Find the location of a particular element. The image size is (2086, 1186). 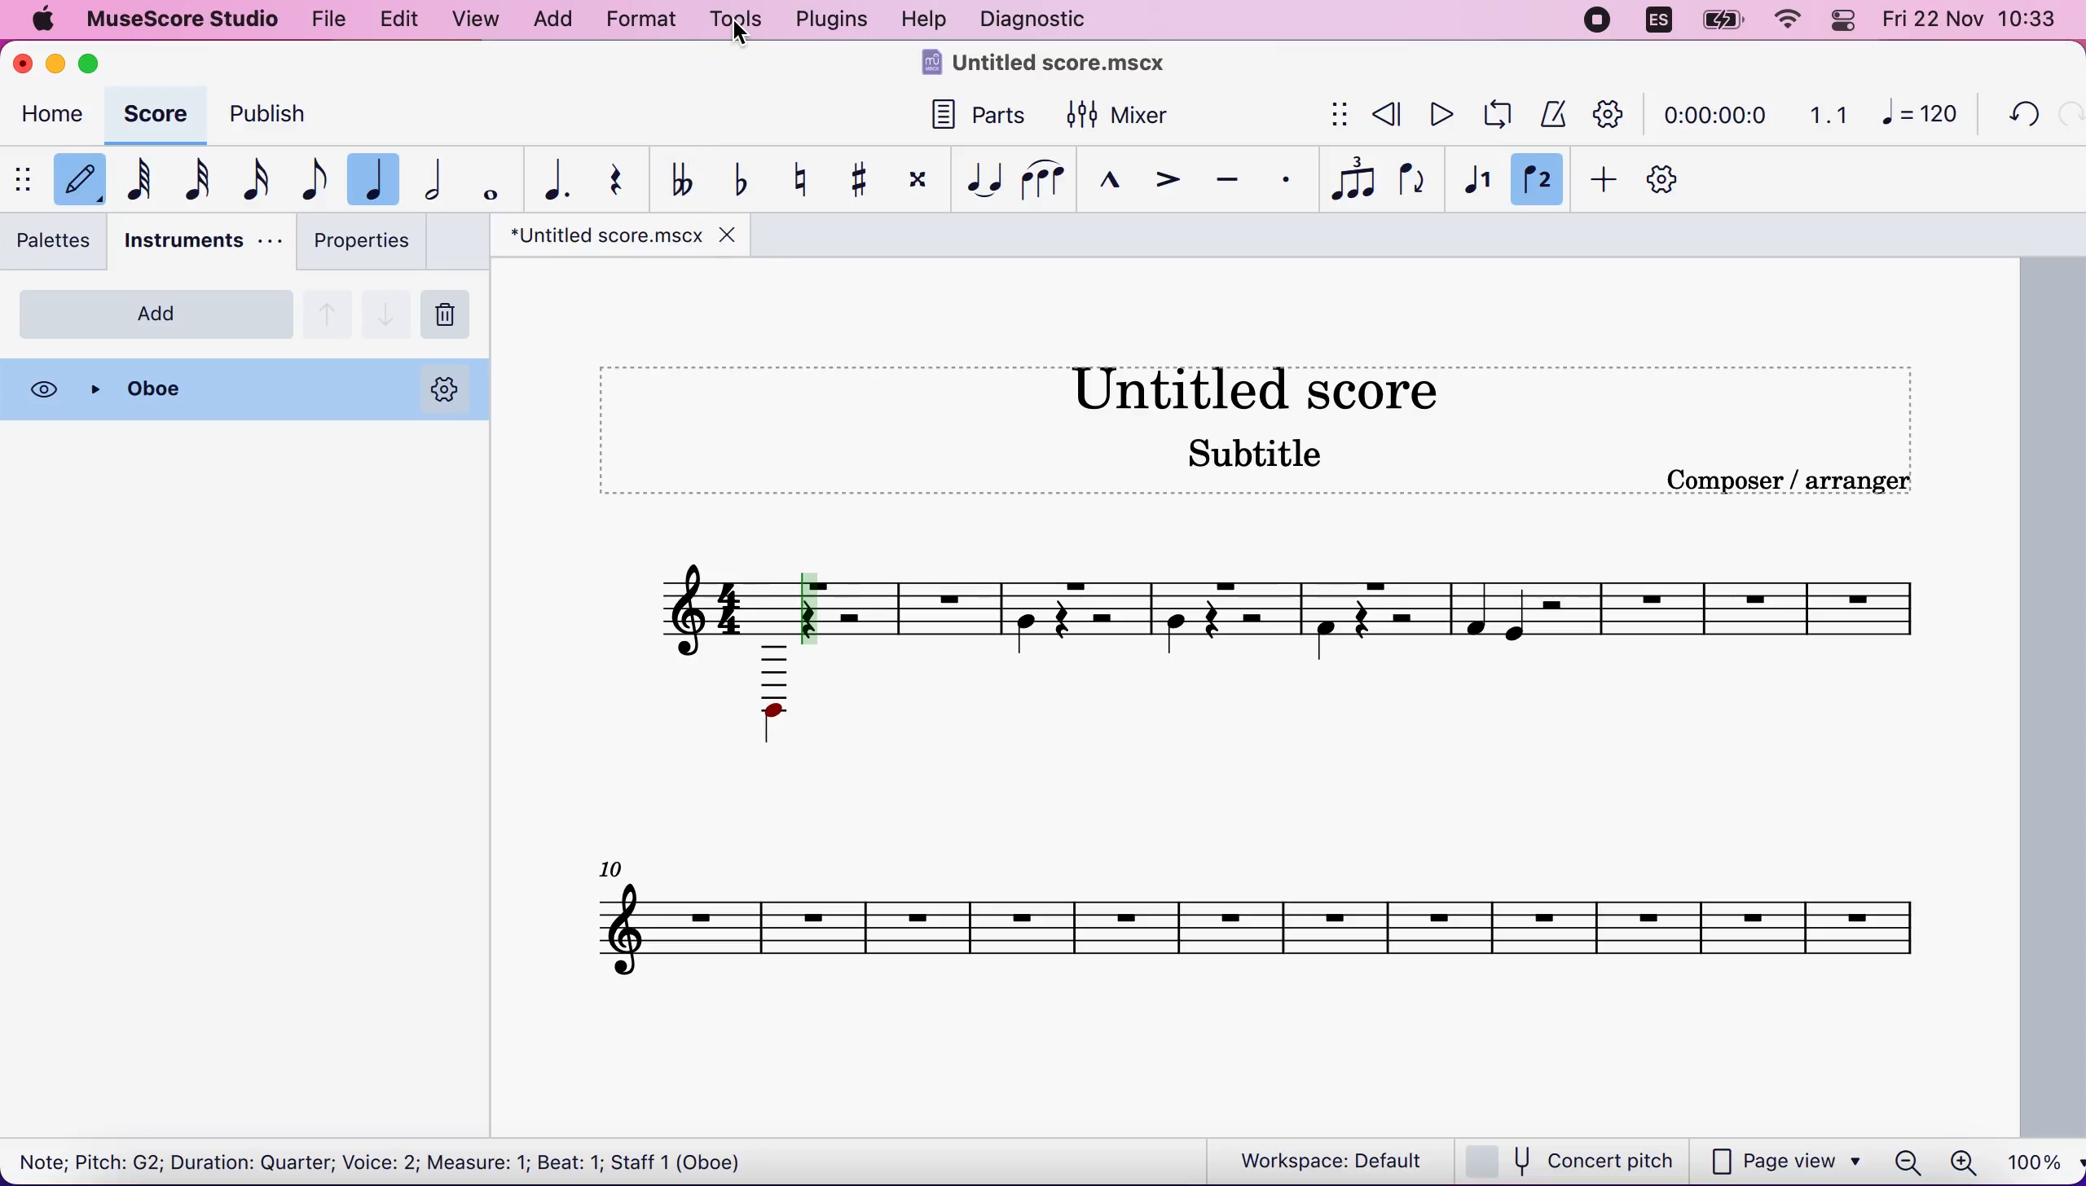

accent is located at coordinates (1169, 182).